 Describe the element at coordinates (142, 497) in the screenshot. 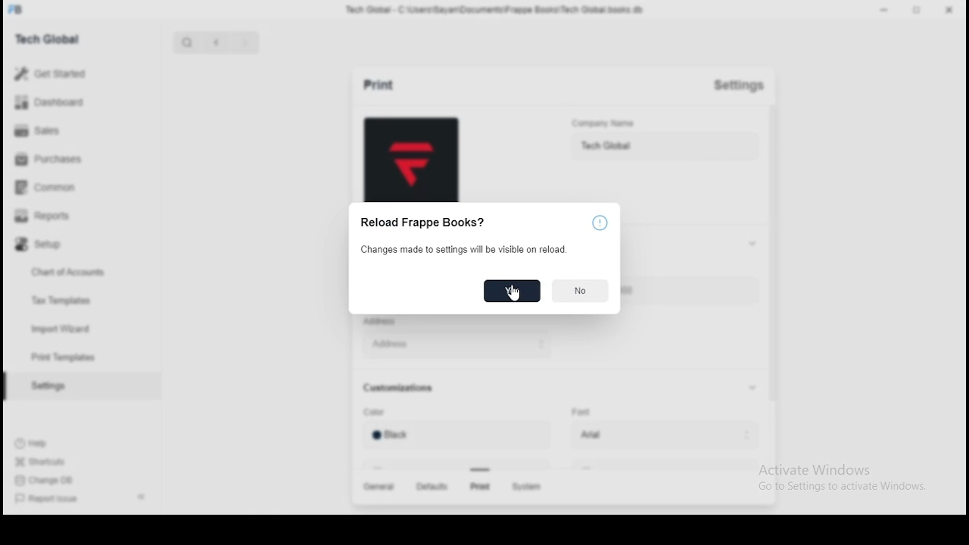

I see `hide sidebar` at that location.